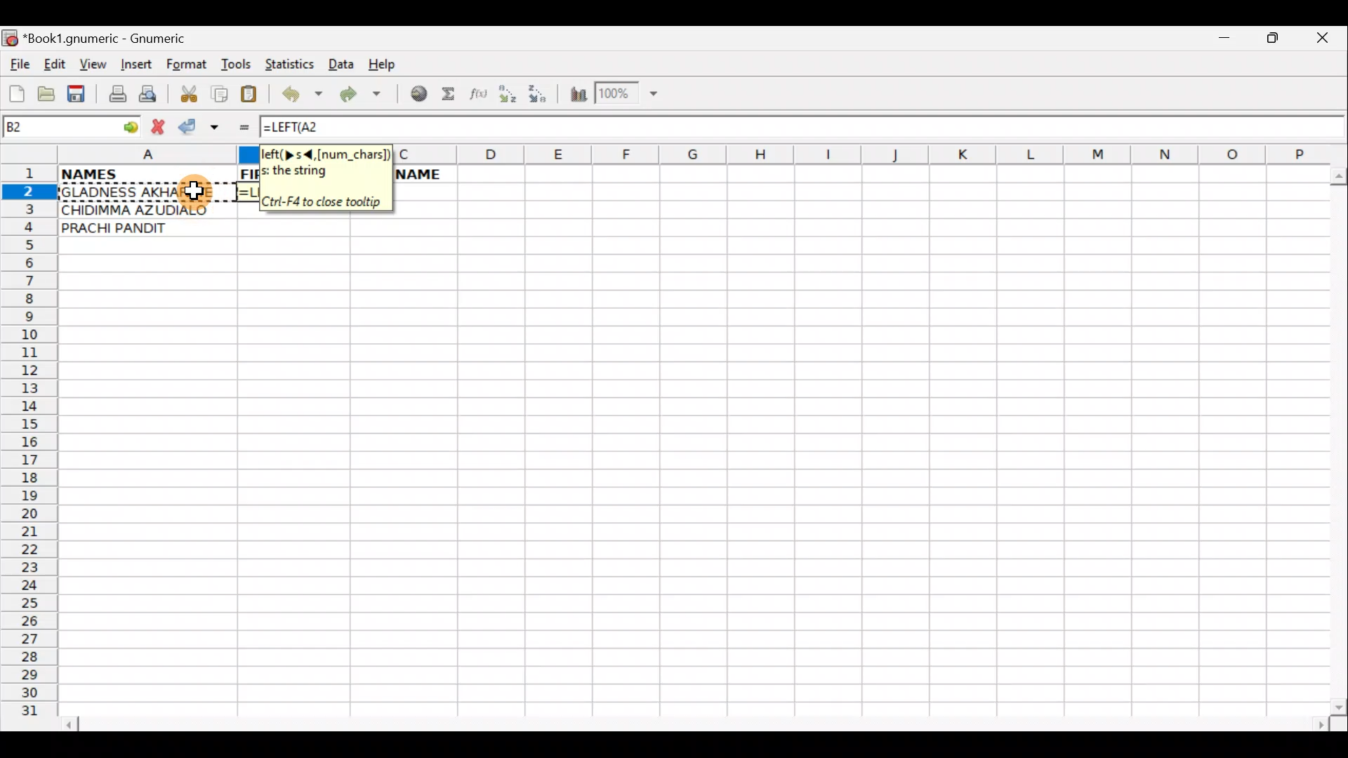 The height and width of the screenshot is (758, 1348). I want to click on Create new workbook, so click(15, 91).